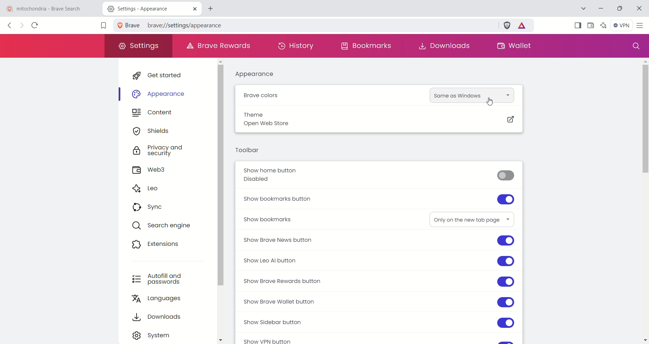  What do you see at coordinates (582, 8) in the screenshot?
I see `search tab` at bounding box center [582, 8].